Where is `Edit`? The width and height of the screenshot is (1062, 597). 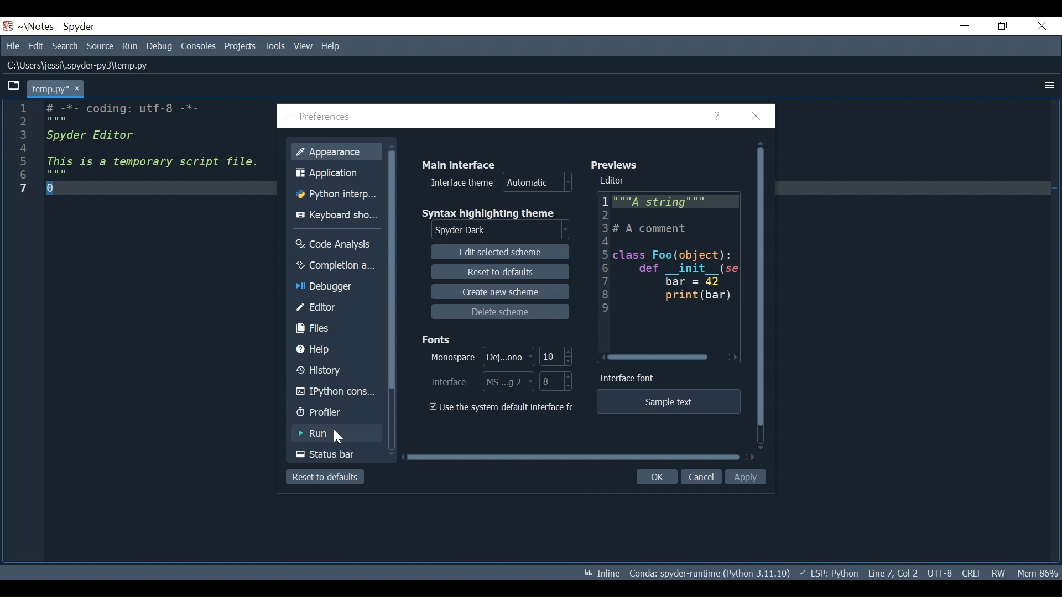
Edit is located at coordinates (34, 46).